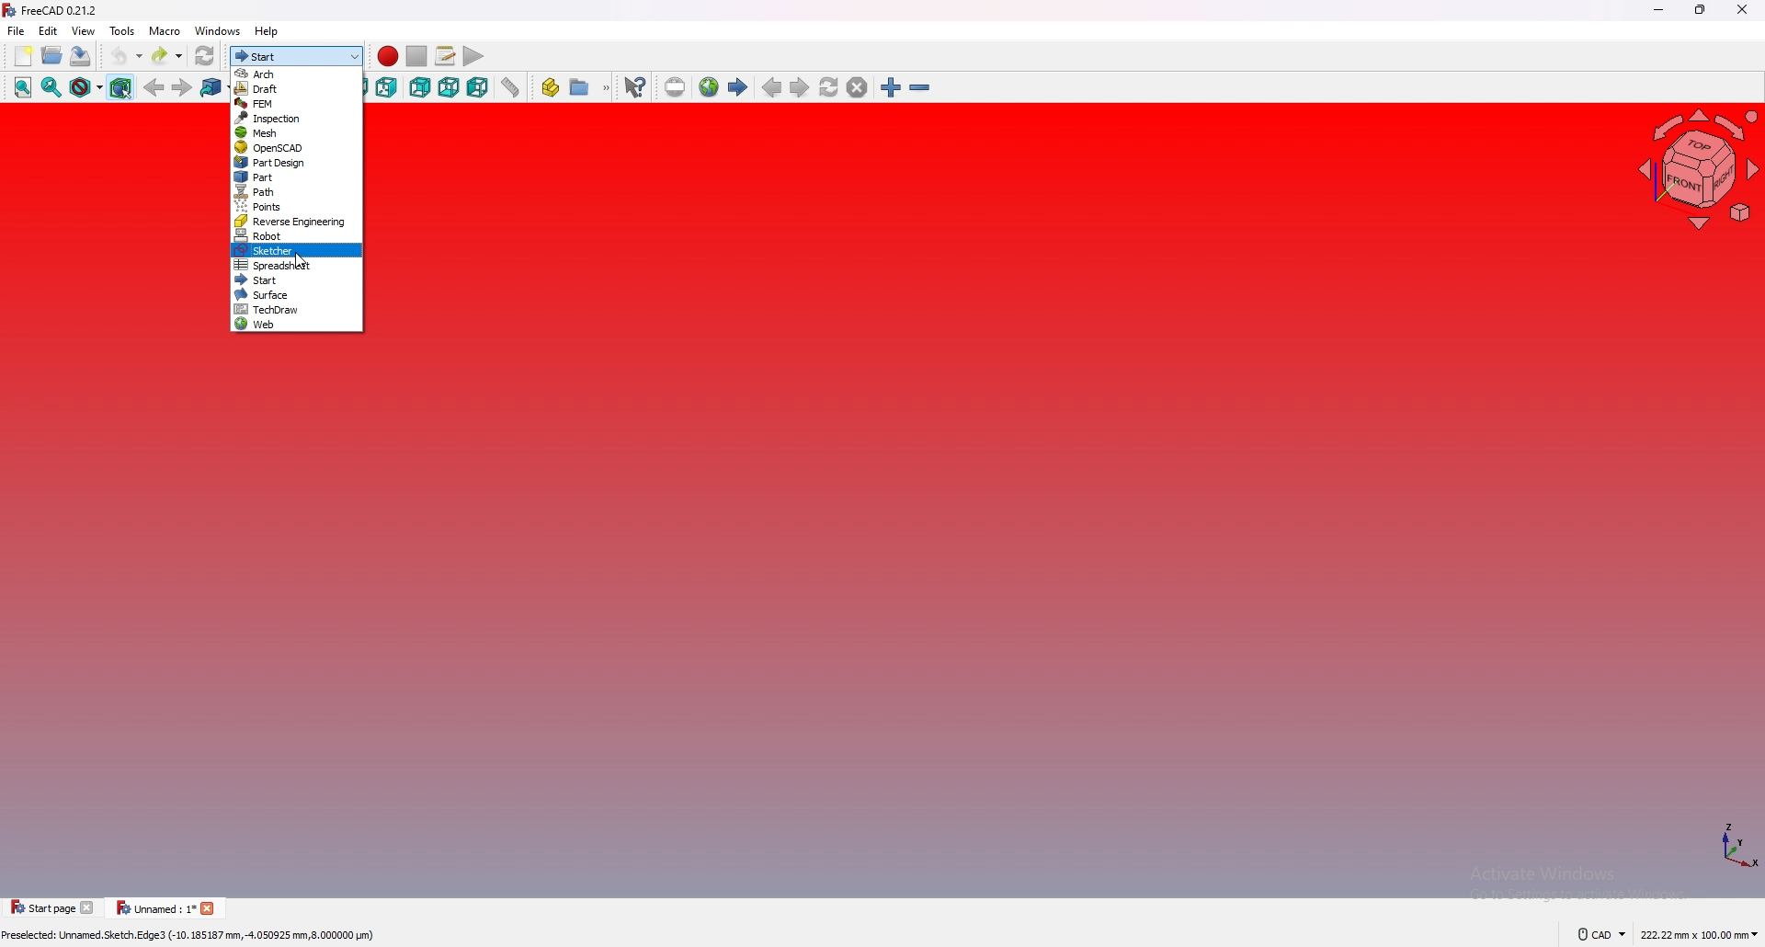 The height and width of the screenshot is (947, 1765). Describe the element at coordinates (297, 87) in the screenshot. I see `draft` at that location.